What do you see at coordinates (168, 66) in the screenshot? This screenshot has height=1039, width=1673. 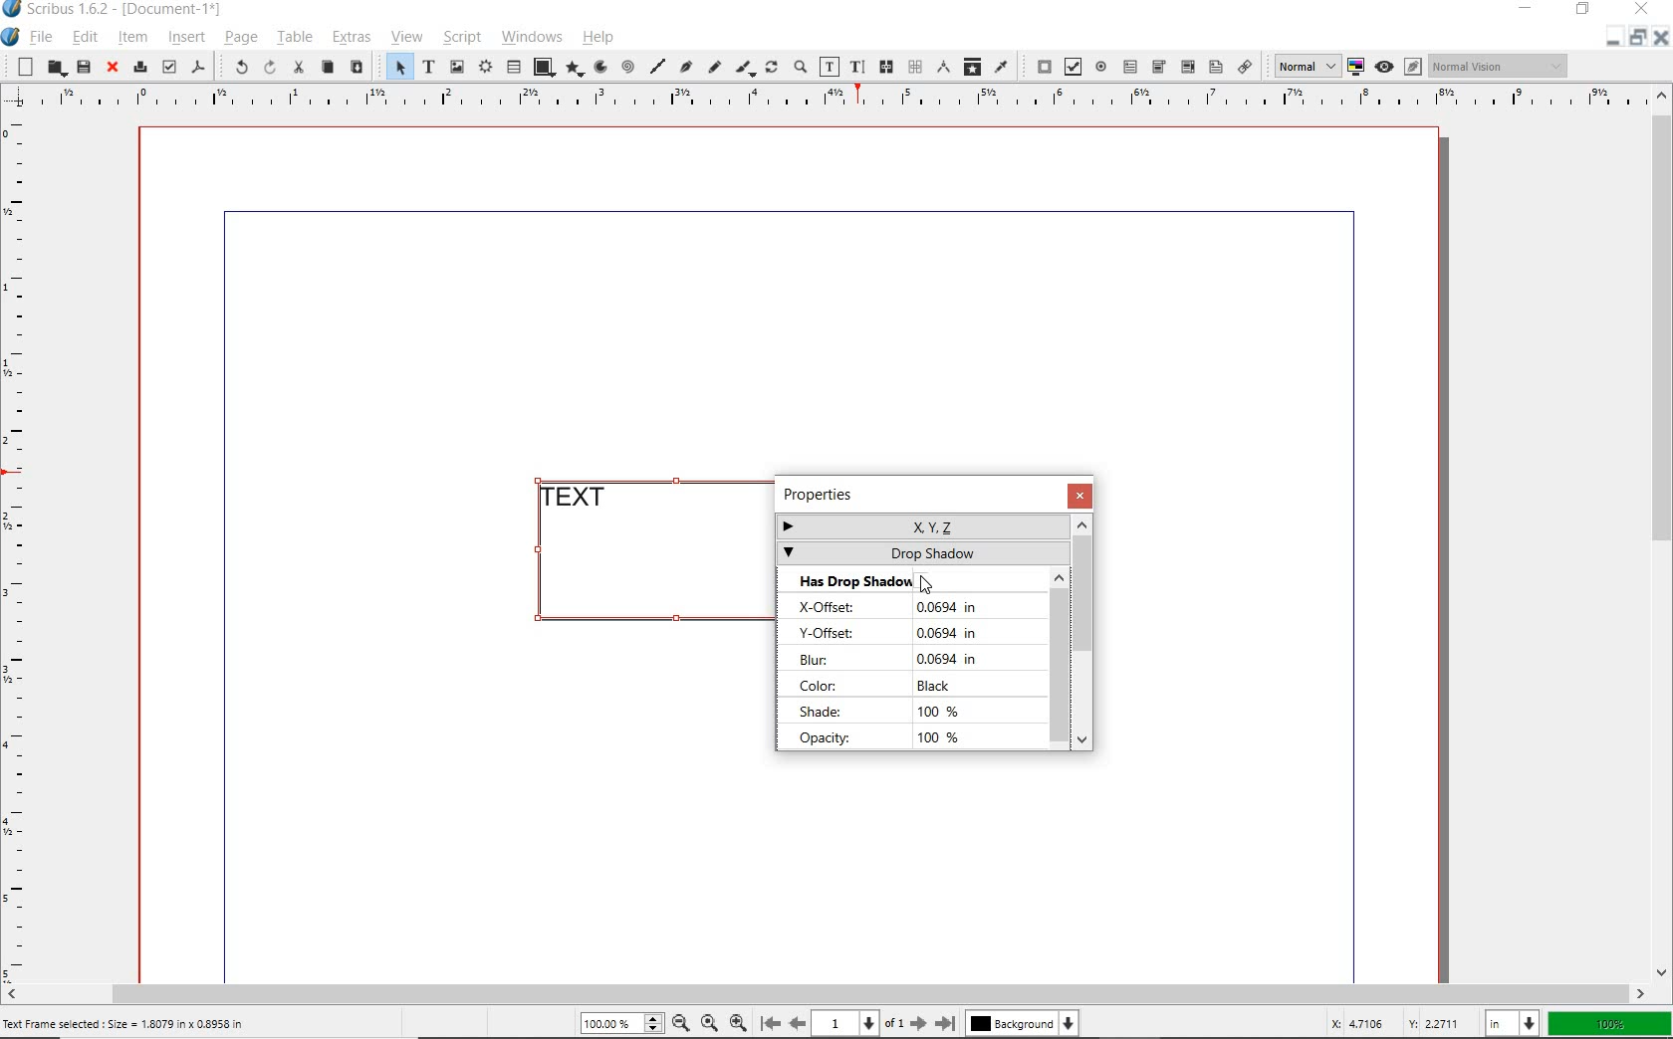 I see `preflight verifier` at bounding box center [168, 66].